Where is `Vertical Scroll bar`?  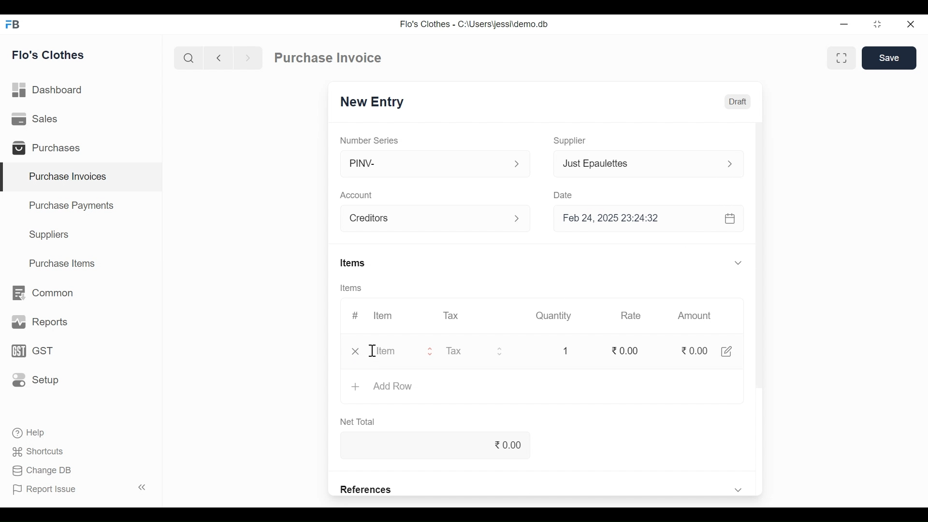 Vertical Scroll bar is located at coordinates (763, 265).